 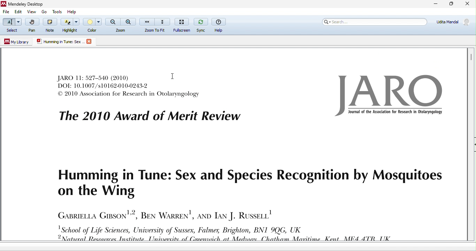 What do you see at coordinates (467, 4) in the screenshot?
I see `close` at bounding box center [467, 4].